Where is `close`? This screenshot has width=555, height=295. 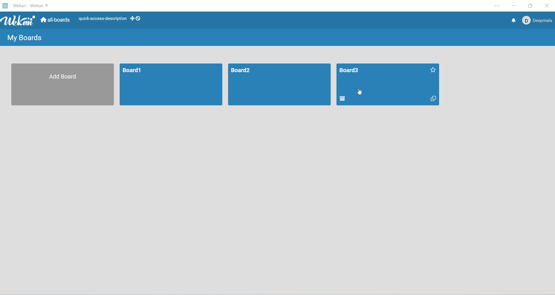 close is located at coordinates (547, 6).